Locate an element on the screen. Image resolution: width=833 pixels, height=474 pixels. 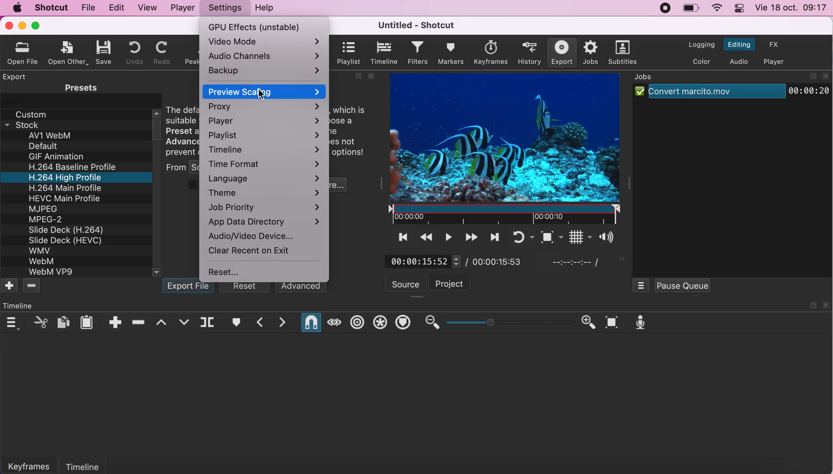
file is located at coordinates (87, 8).